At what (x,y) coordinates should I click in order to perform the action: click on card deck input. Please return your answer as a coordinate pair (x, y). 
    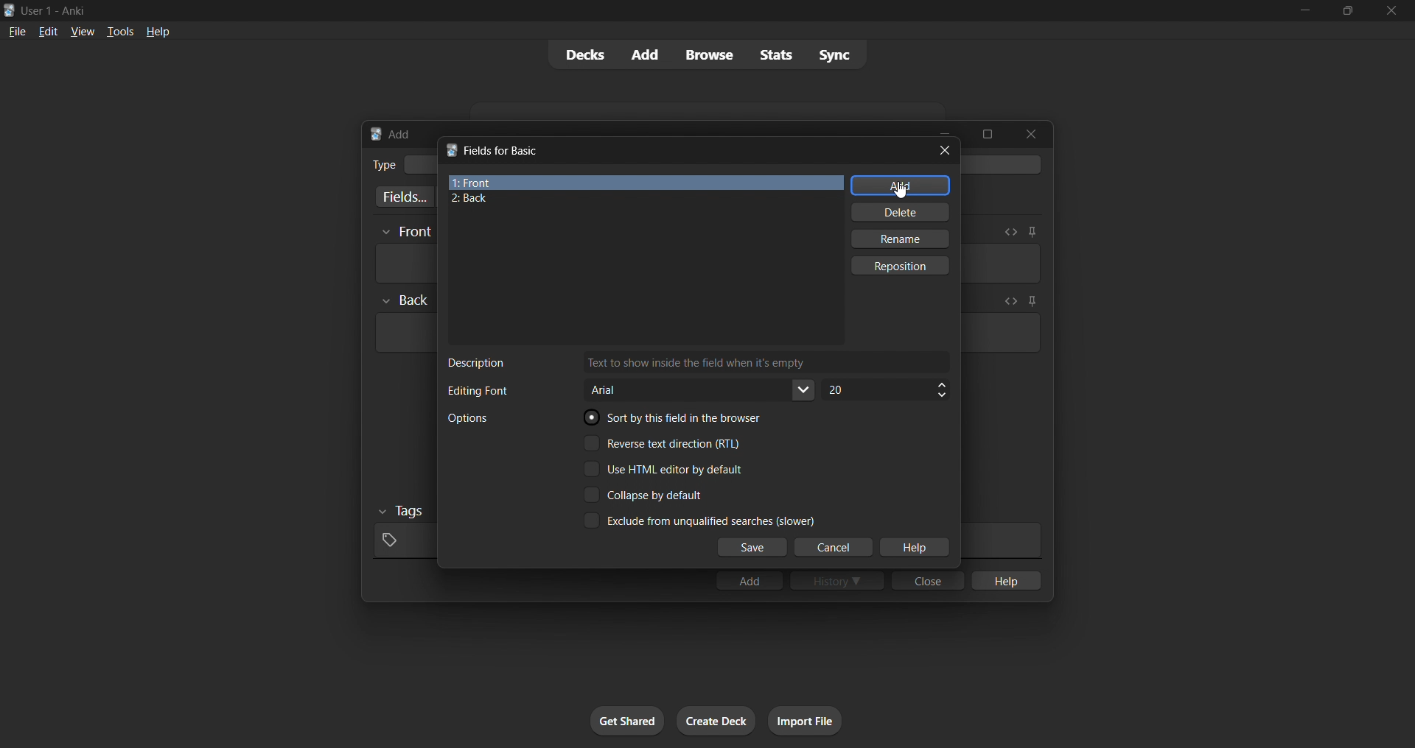
    Looking at the image, I should click on (1004, 164).